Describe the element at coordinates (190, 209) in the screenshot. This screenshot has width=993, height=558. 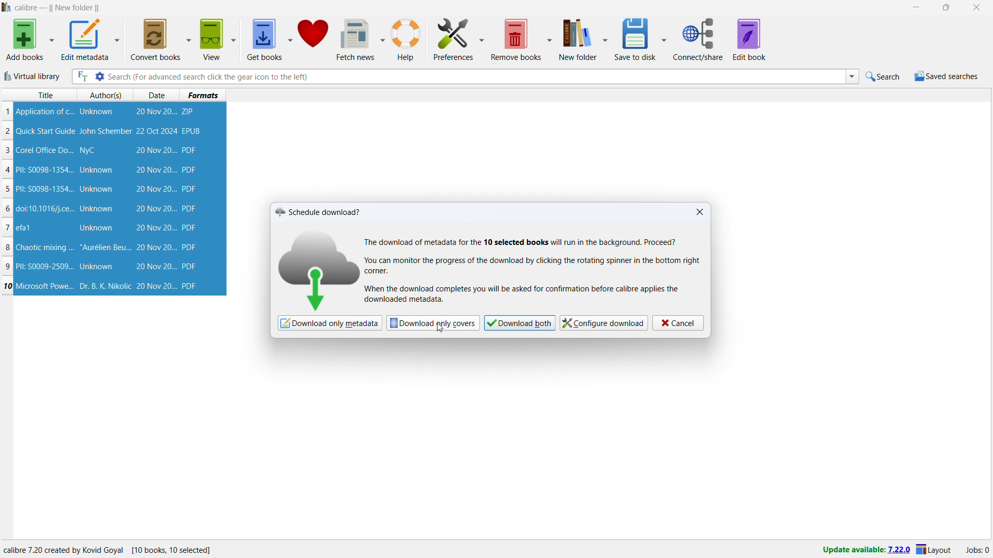
I see `PDF` at that location.